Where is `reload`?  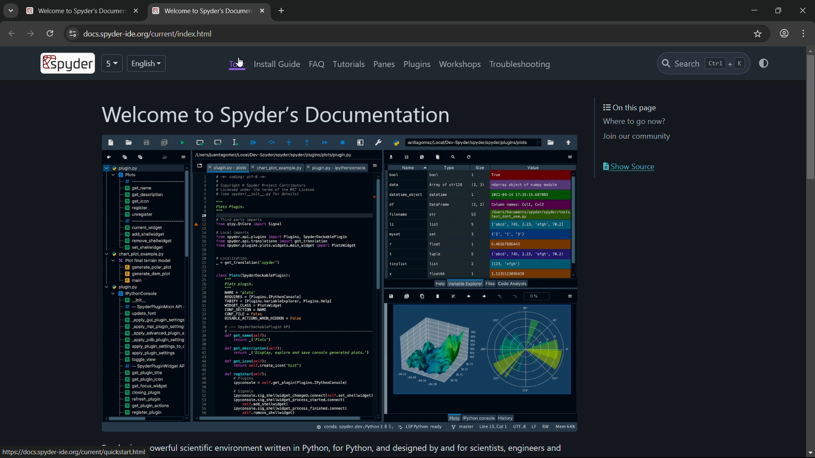
reload is located at coordinates (50, 34).